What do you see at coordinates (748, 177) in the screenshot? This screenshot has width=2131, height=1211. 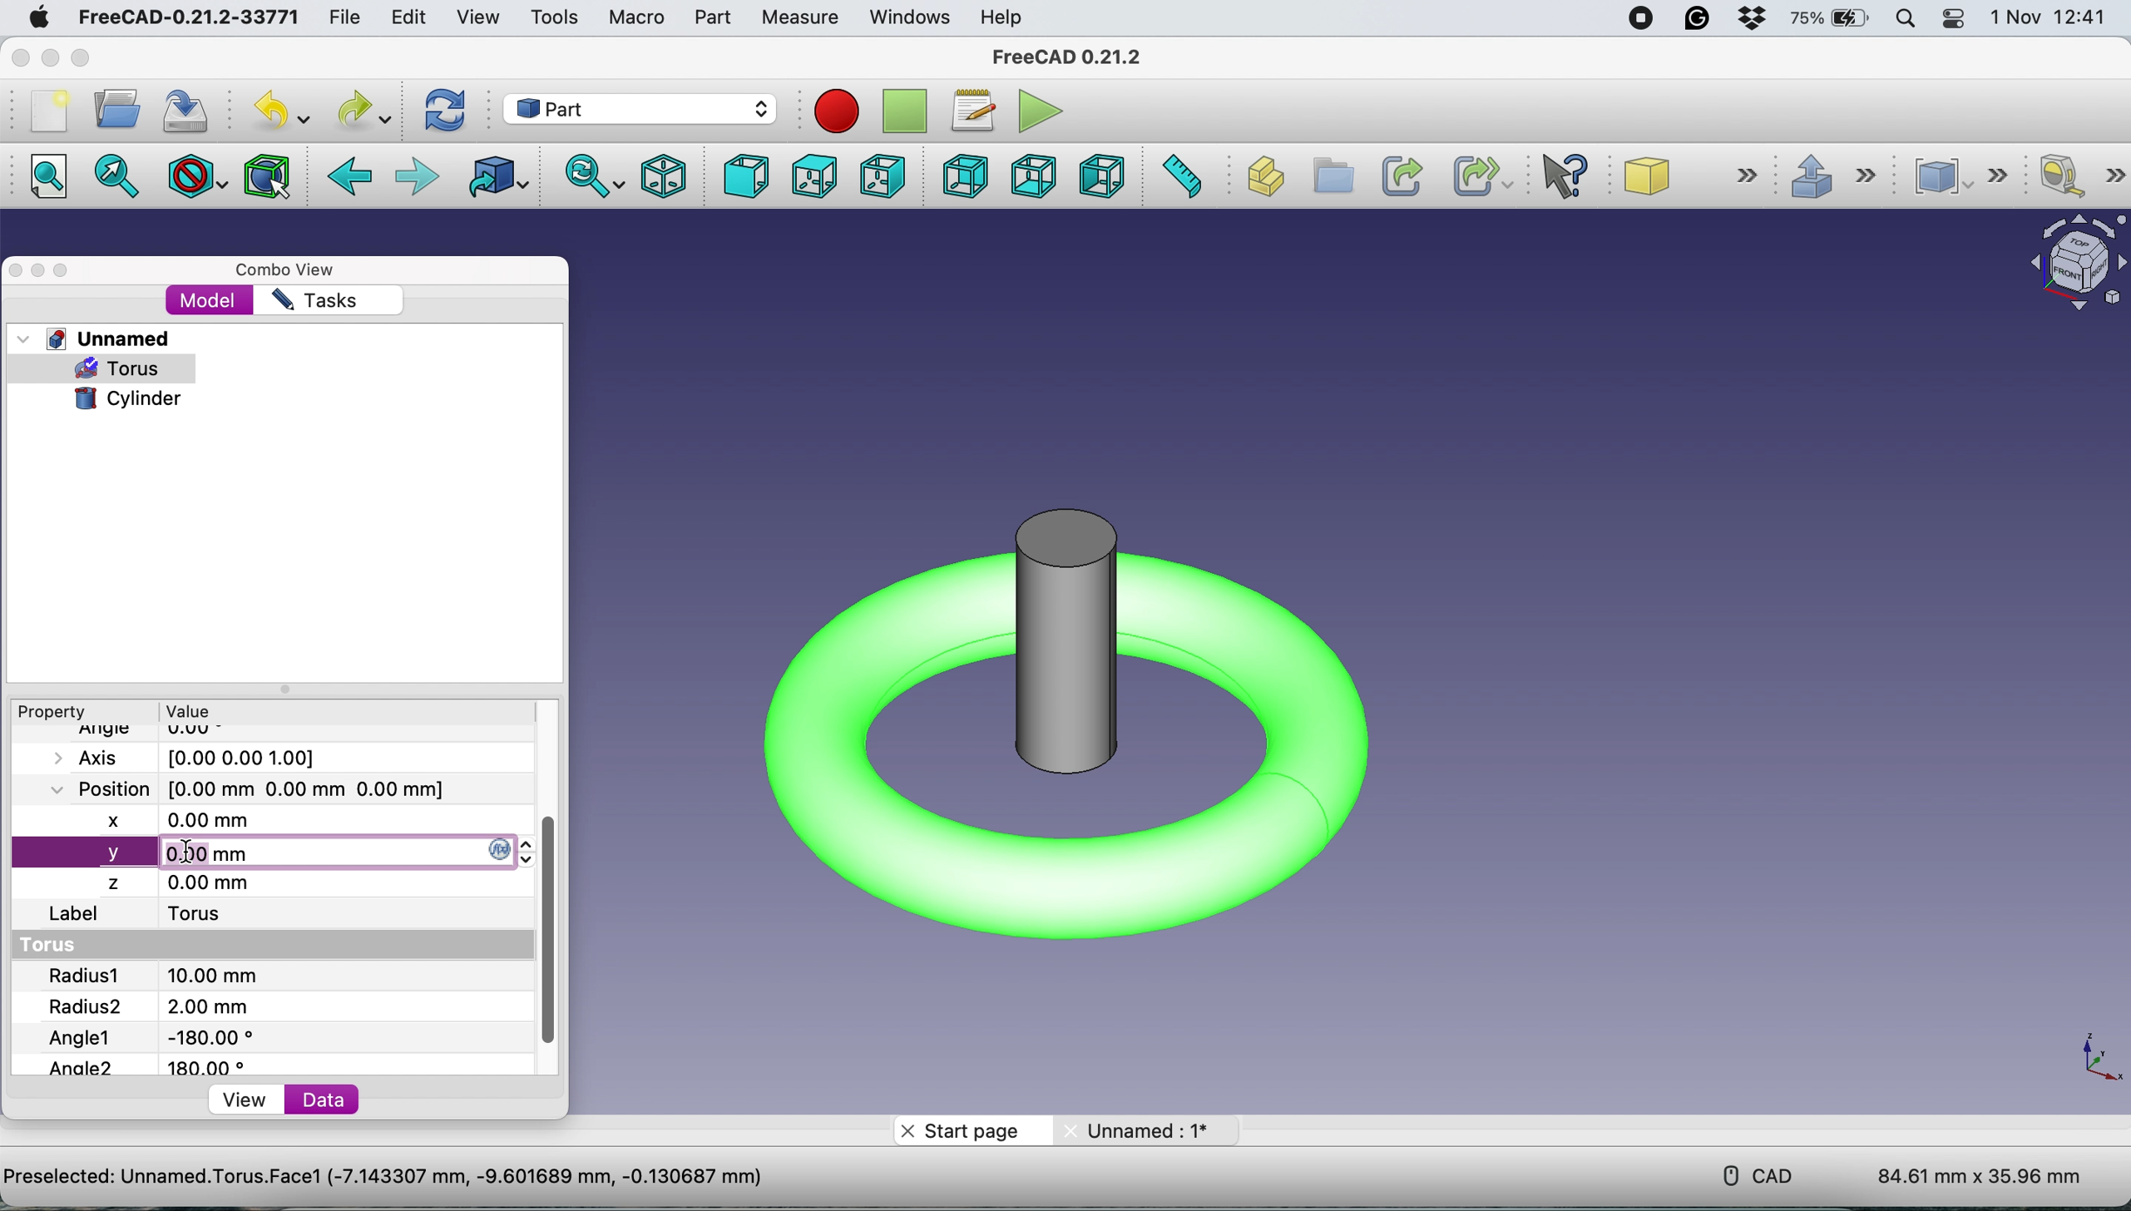 I see `front` at bounding box center [748, 177].